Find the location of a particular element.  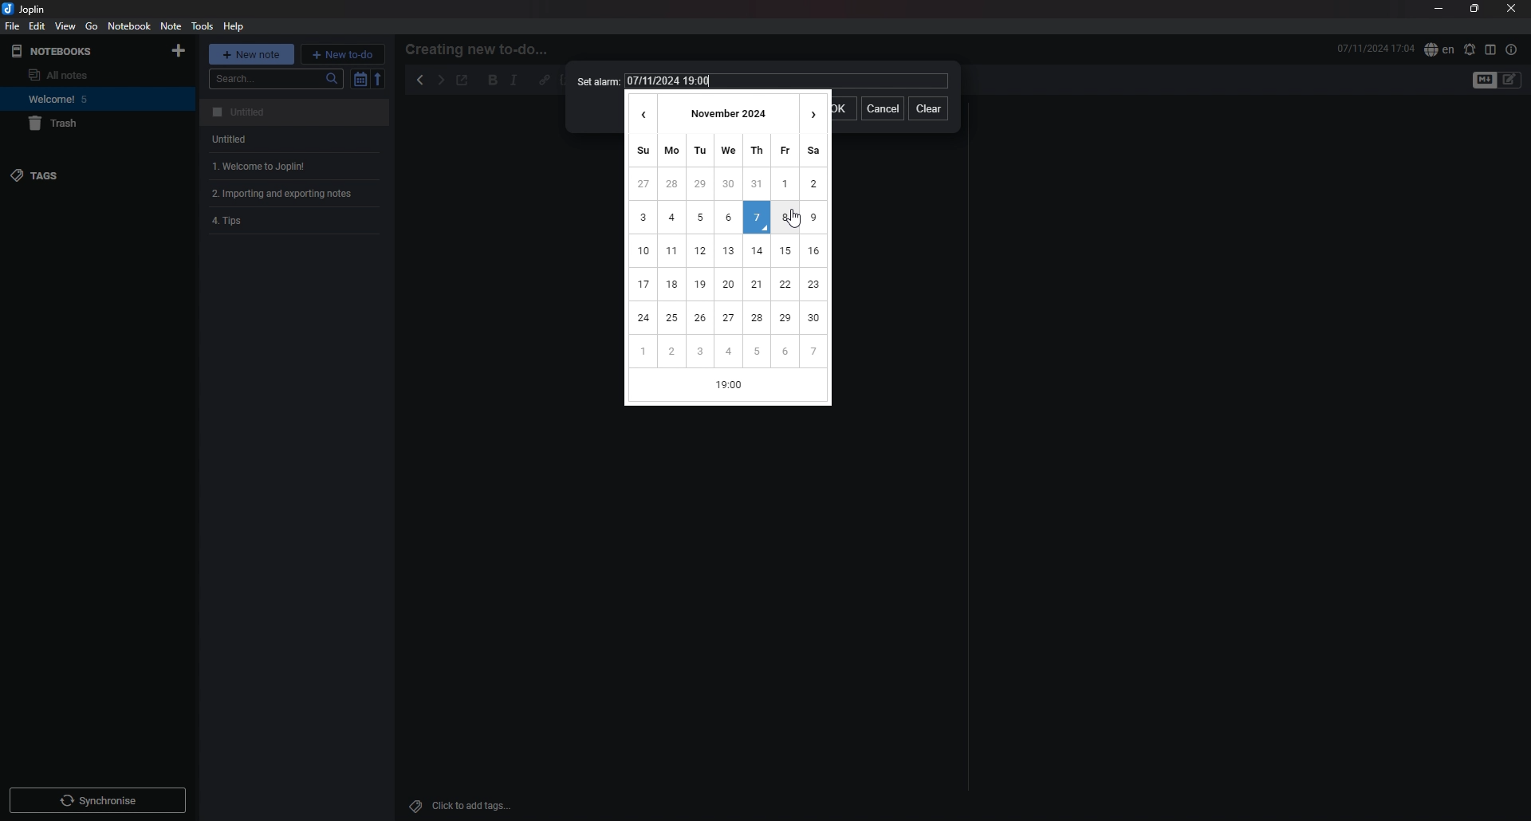

toggle editor is located at coordinates (1482, 81).